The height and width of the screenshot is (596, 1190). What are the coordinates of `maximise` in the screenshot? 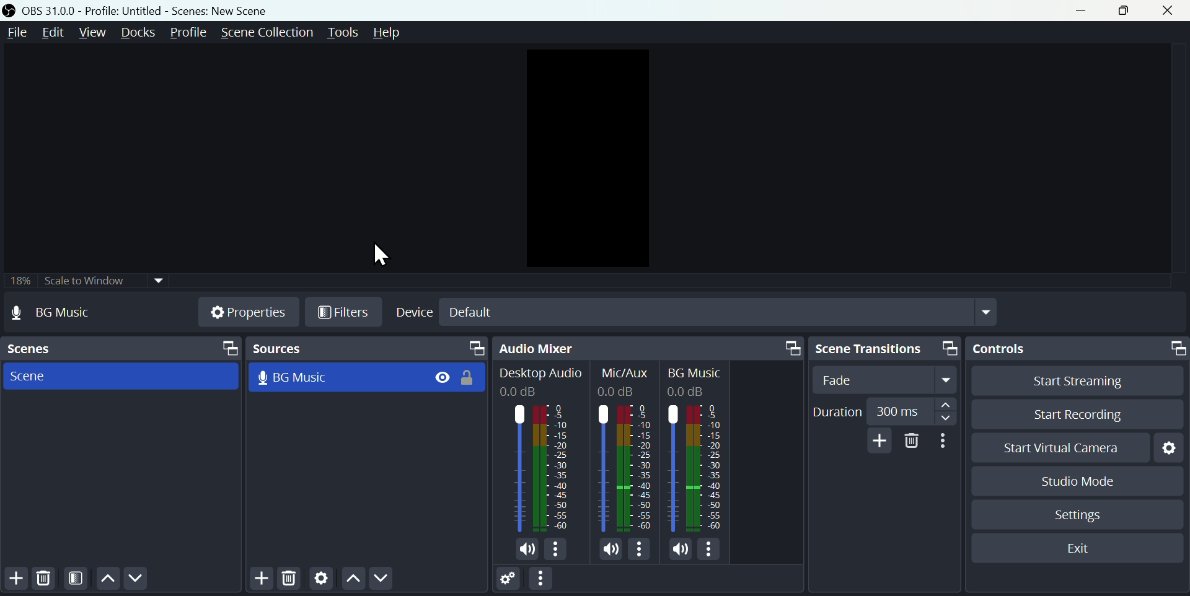 It's located at (1126, 11).